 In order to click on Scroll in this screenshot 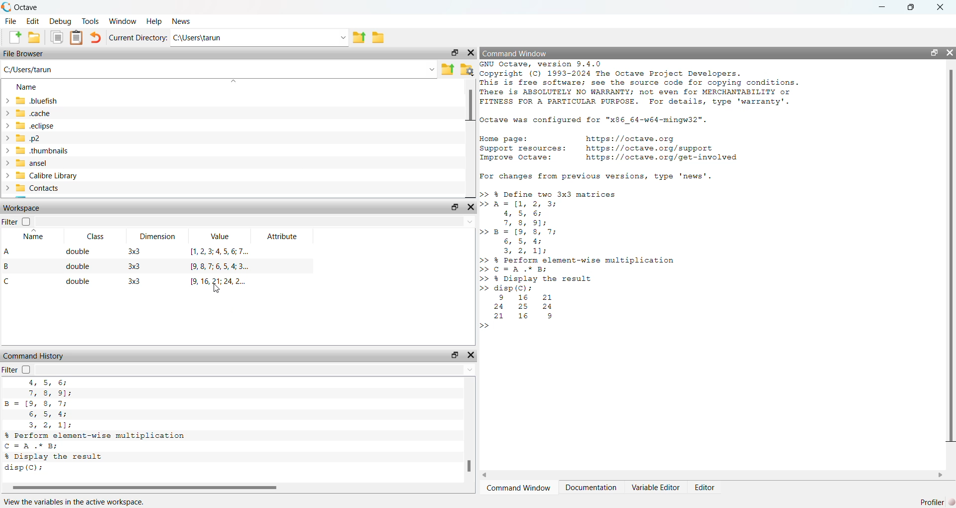, I will do `click(712, 475)`.